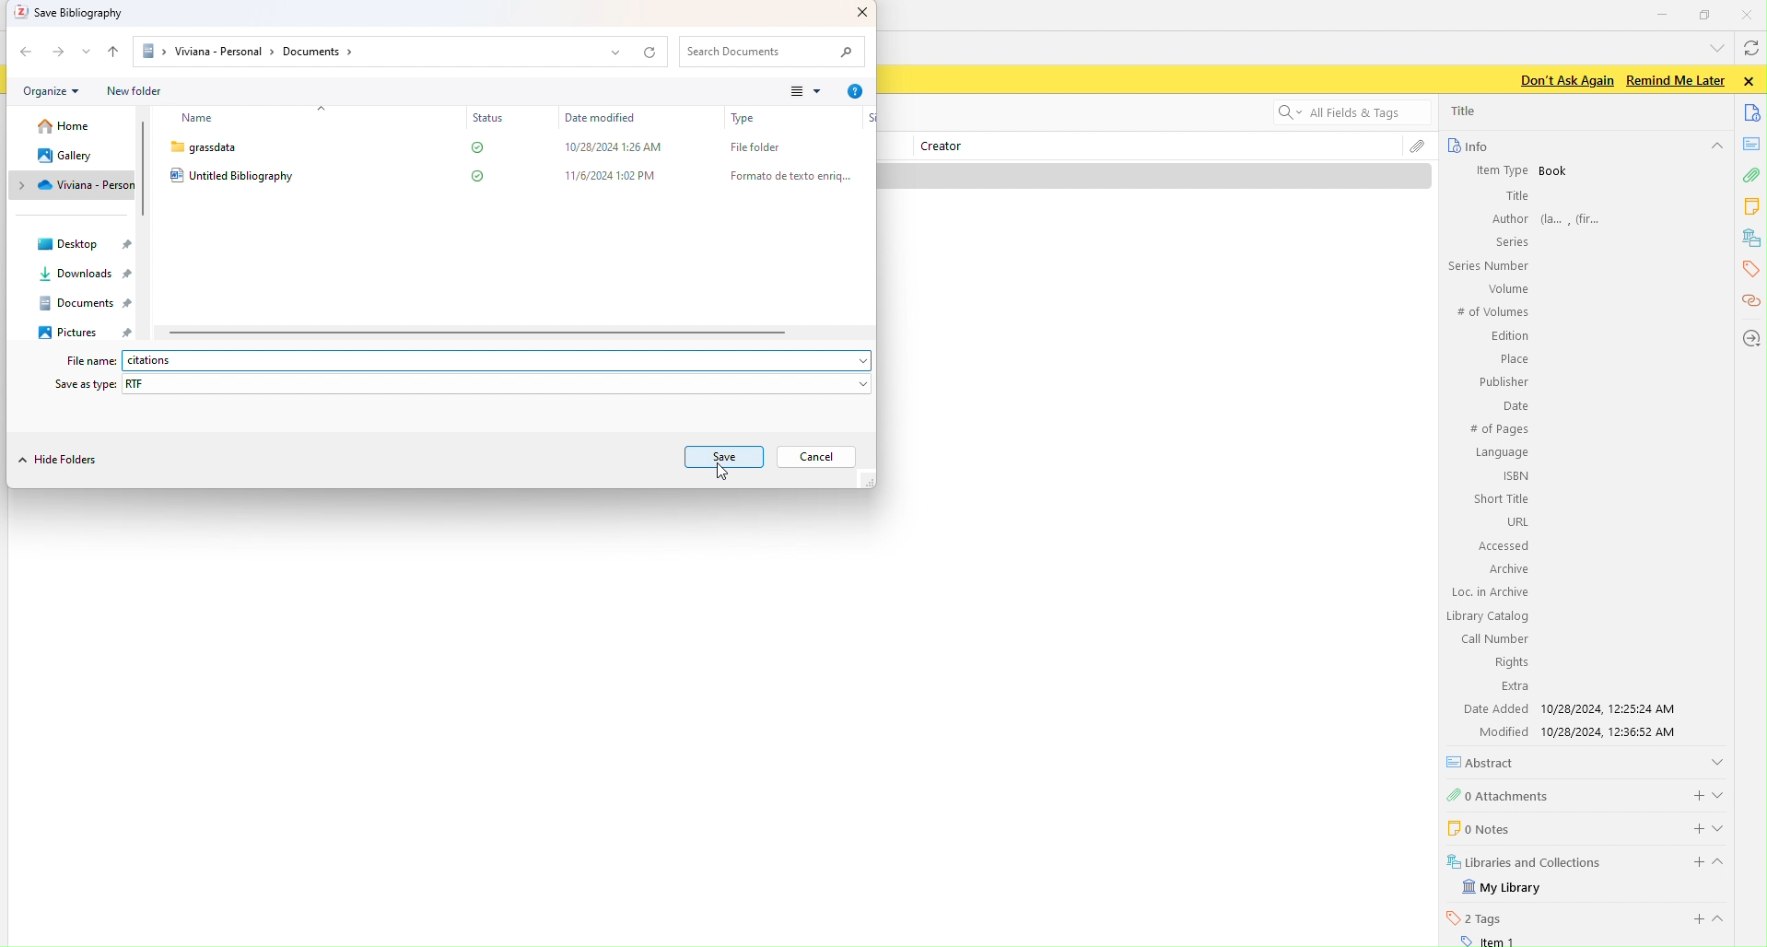 Image resolution: width=1767 pixels, height=947 pixels. Describe the element at coordinates (1749, 51) in the screenshot. I see `refresh ` at that location.